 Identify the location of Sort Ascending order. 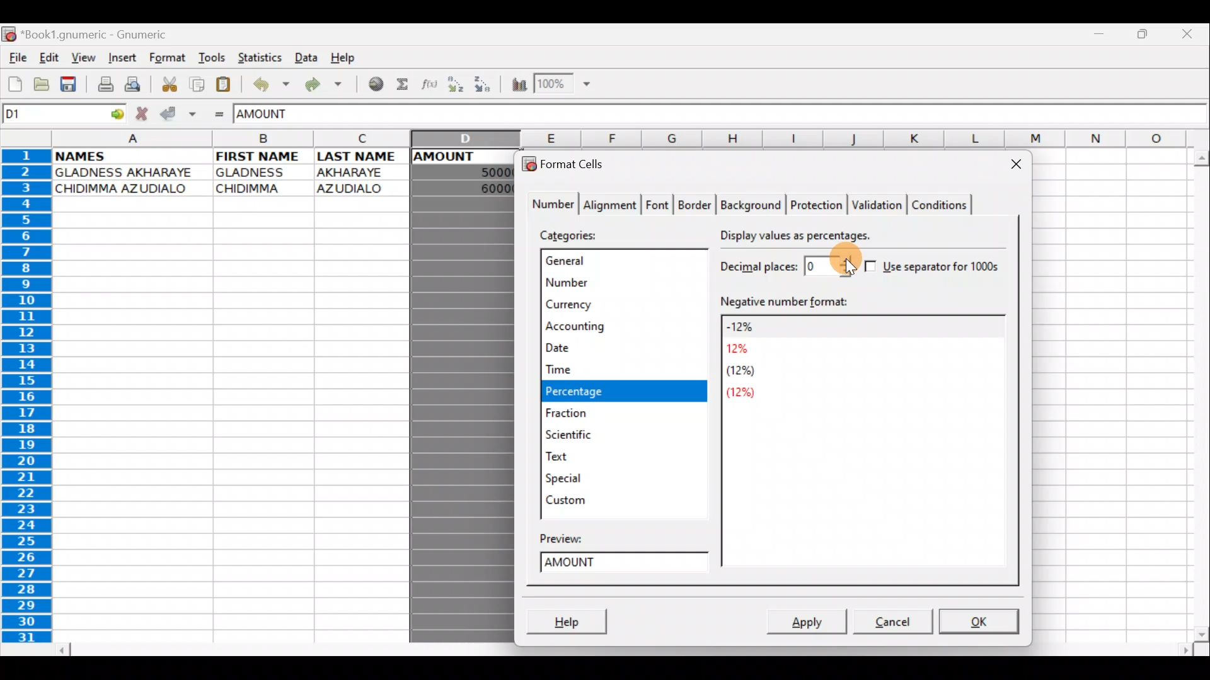
(457, 85).